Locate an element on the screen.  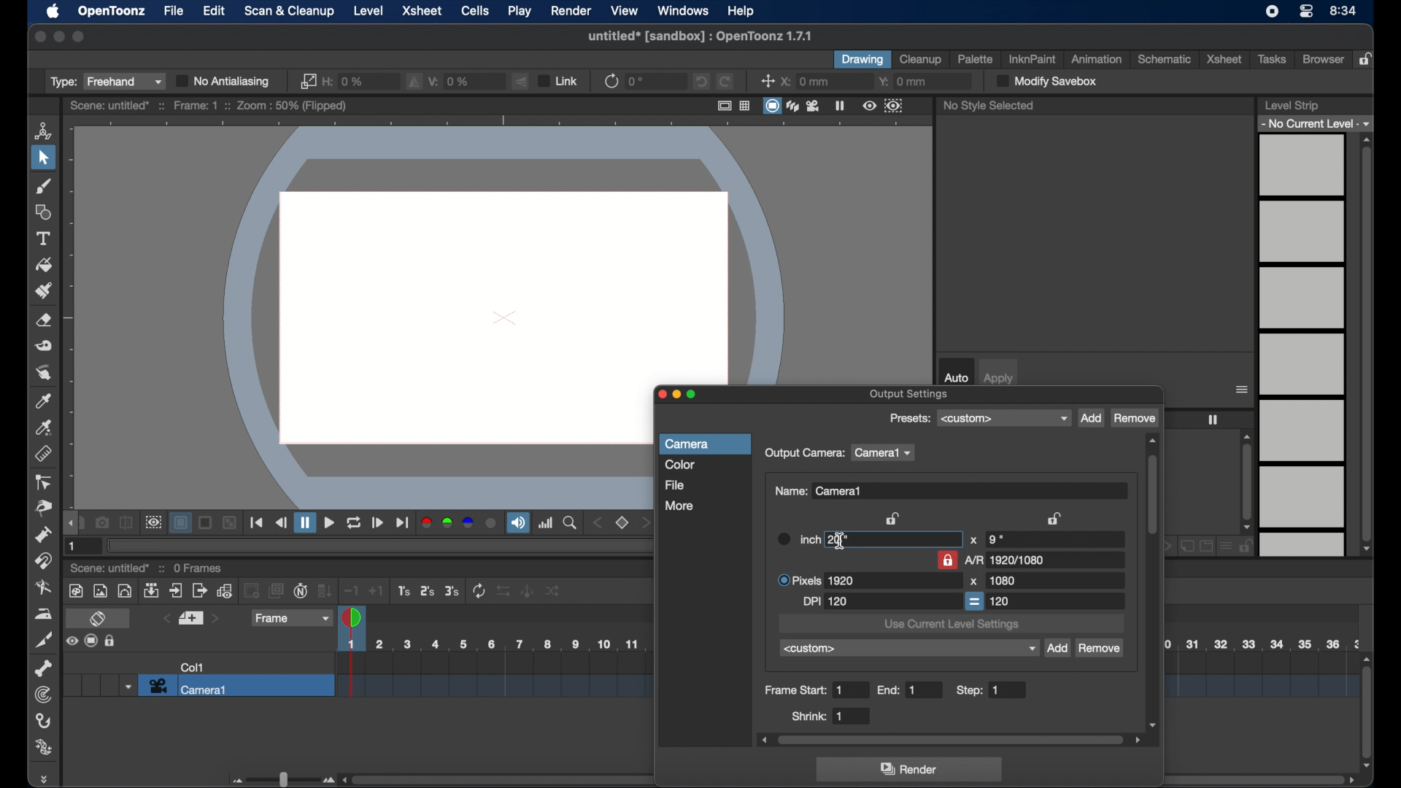
 is located at coordinates (127, 591).